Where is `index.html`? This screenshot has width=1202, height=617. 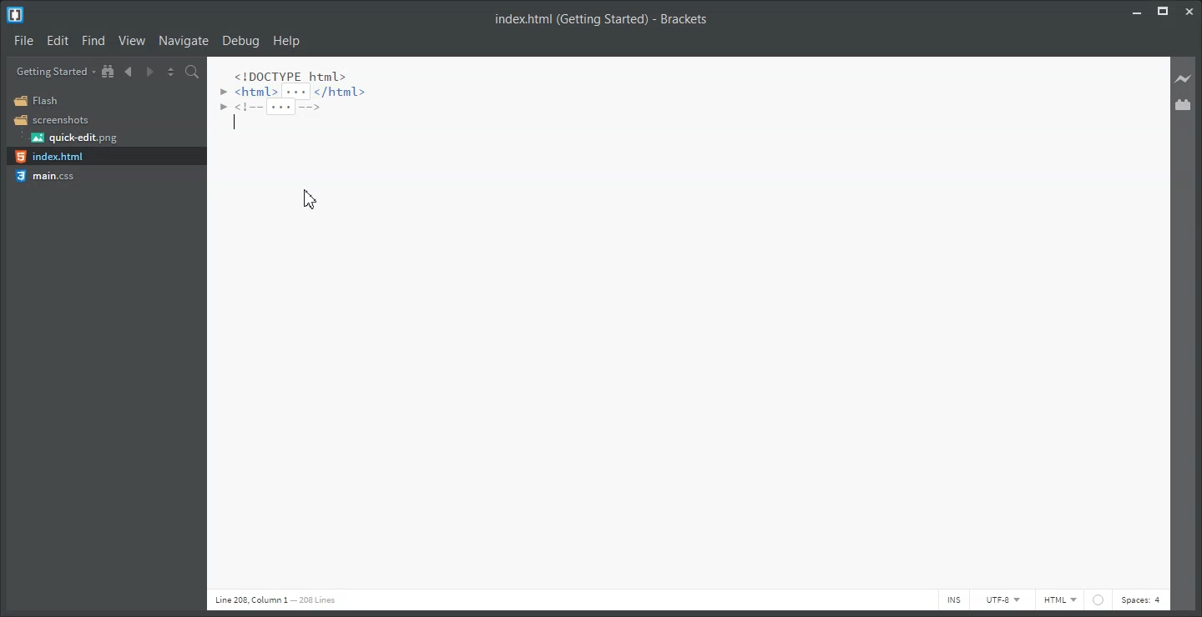
index.html is located at coordinates (49, 156).